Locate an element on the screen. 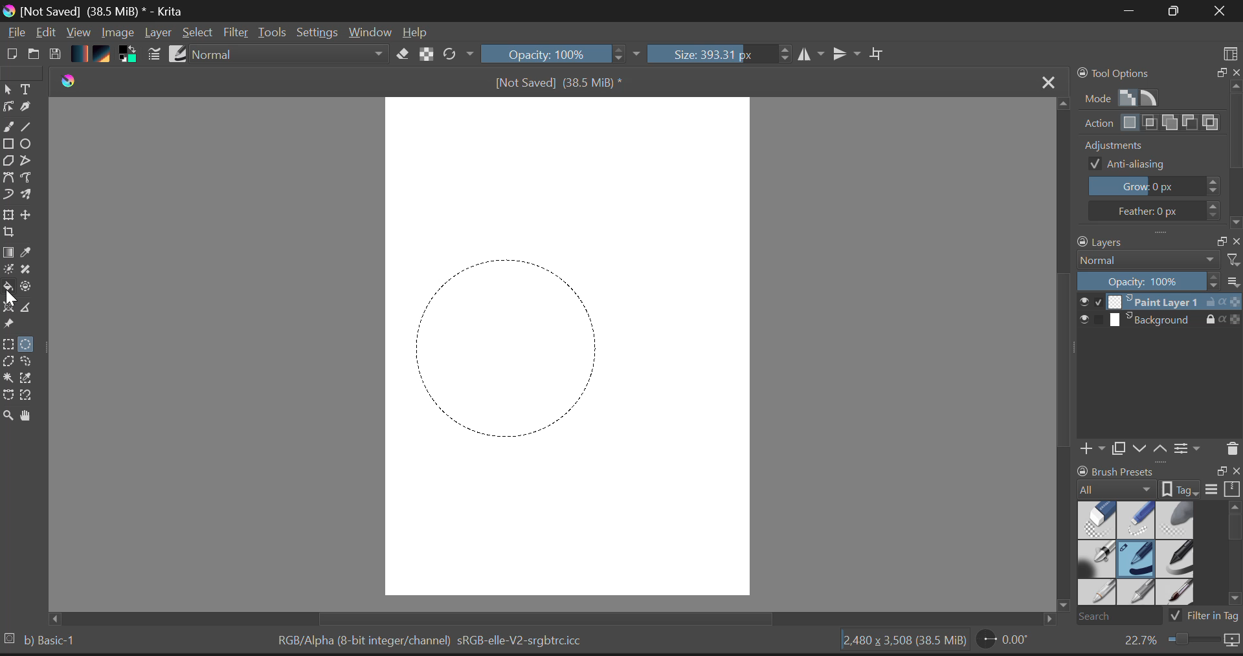 This screenshot has width=1243, height=656. Select is located at coordinates (199, 33).